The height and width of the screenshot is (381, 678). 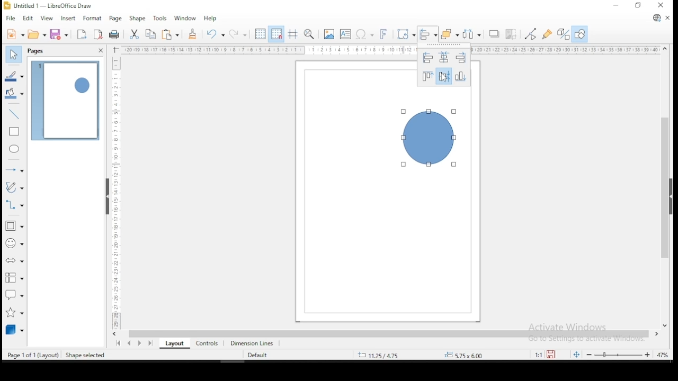 I want to click on default, so click(x=257, y=356).